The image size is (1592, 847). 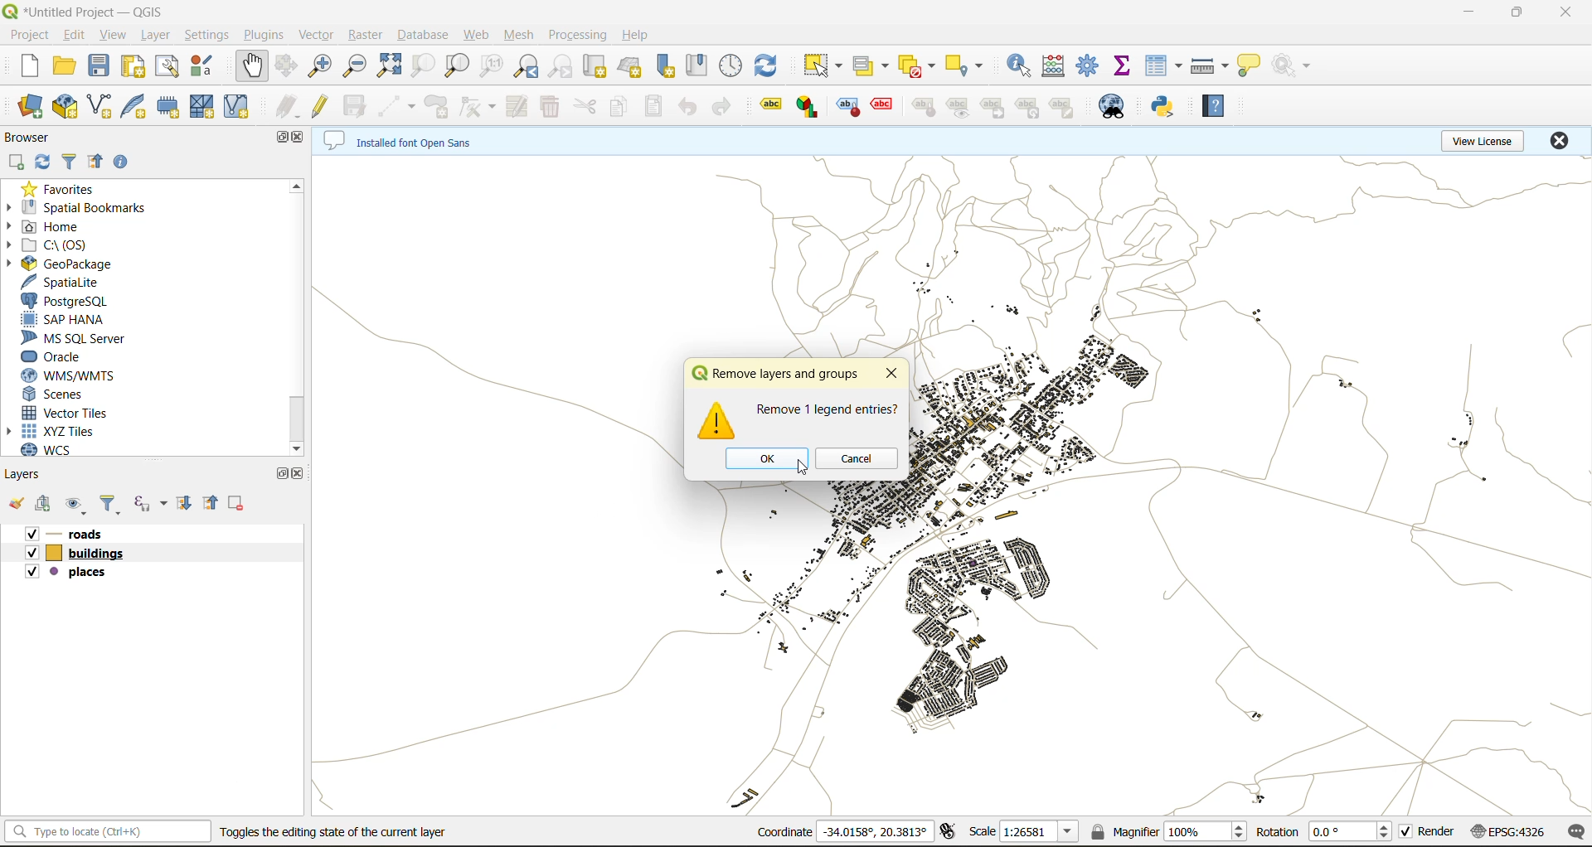 What do you see at coordinates (1512, 830) in the screenshot?
I see `crs` at bounding box center [1512, 830].